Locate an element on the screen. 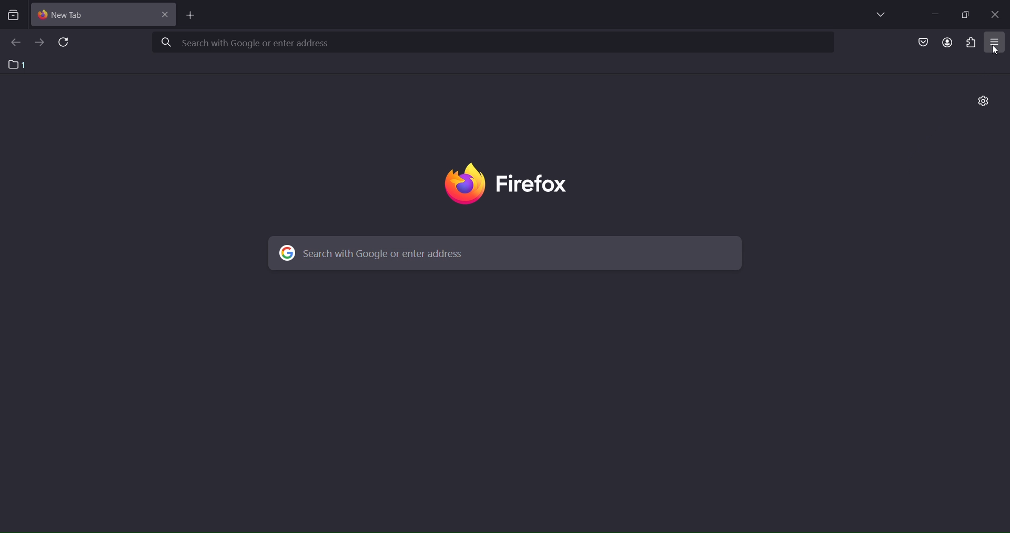 This screenshot has width=1010, height=533. extensions is located at coordinates (971, 43).